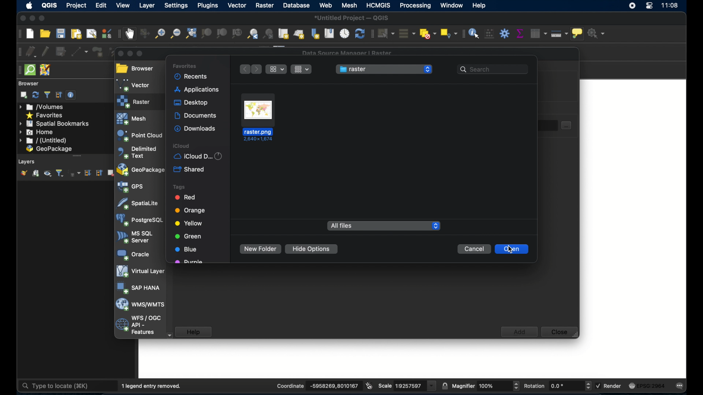 The height and width of the screenshot is (395, 703). Describe the element at coordinates (191, 211) in the screenshot. I see `orange` at that location.